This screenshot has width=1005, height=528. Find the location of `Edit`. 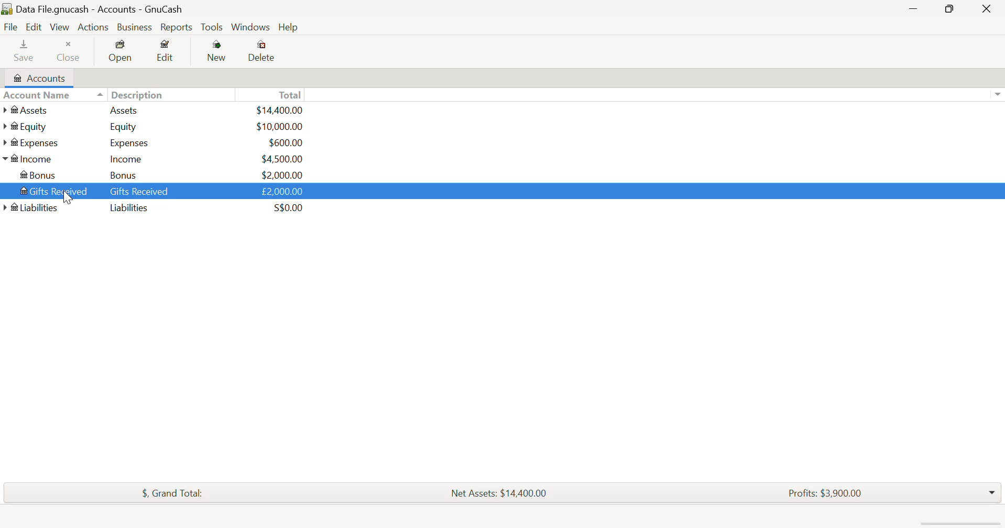

Edit is located at coordinates (36, 27).